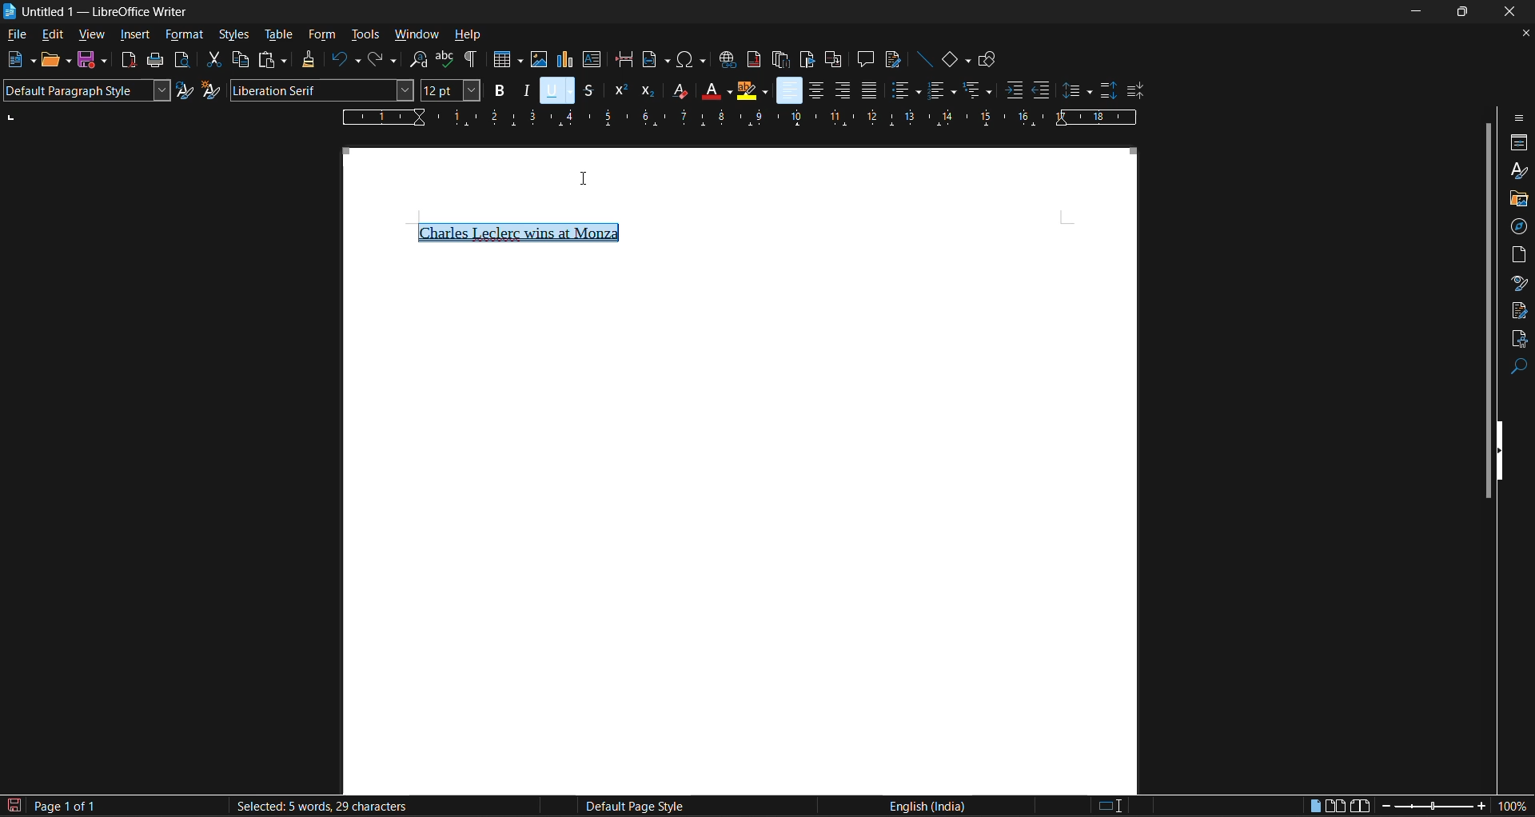  I want to click on insert field, so click(655, 61).